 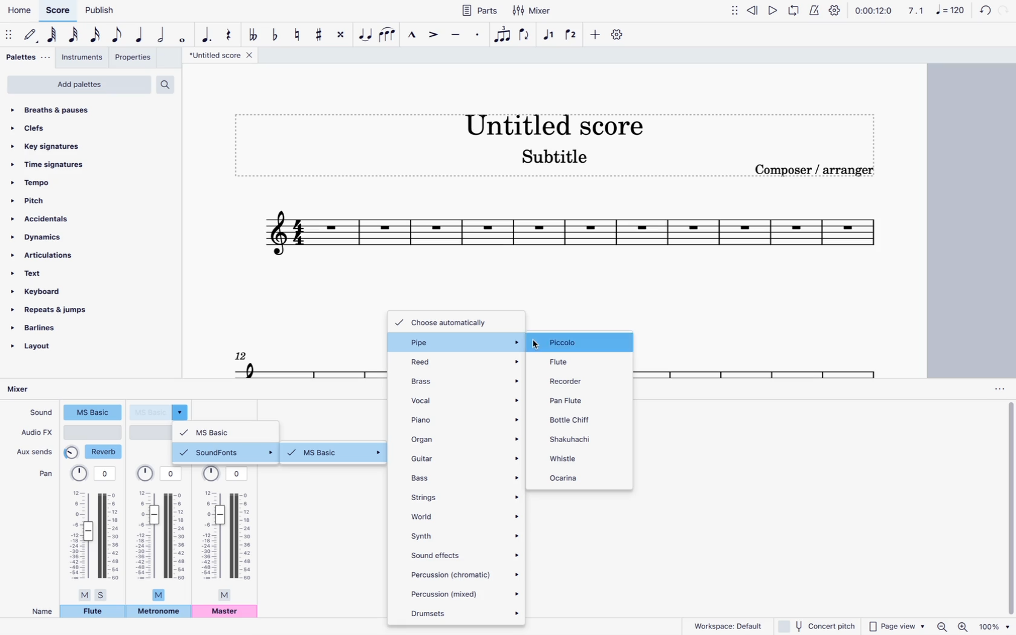 I want to click on zoom in, so click(x=963, y=626).